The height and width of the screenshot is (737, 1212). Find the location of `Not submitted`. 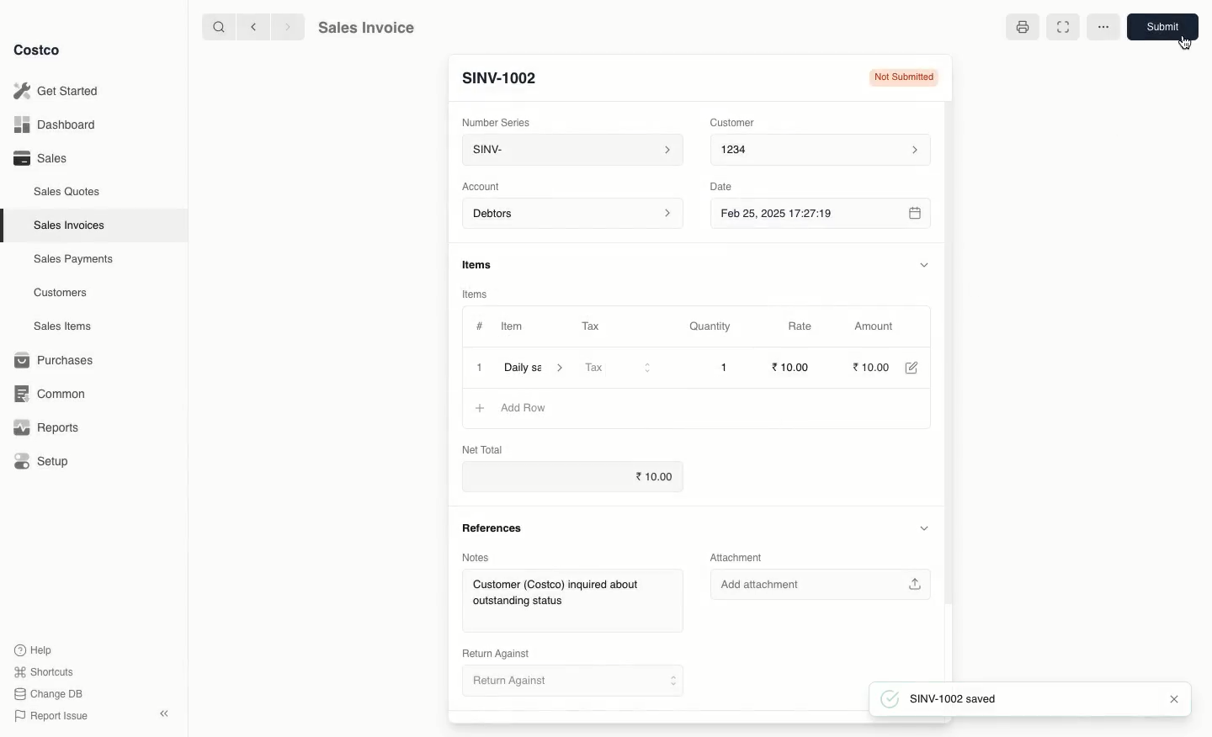

Not submitted is located at coordinates (901, 77).